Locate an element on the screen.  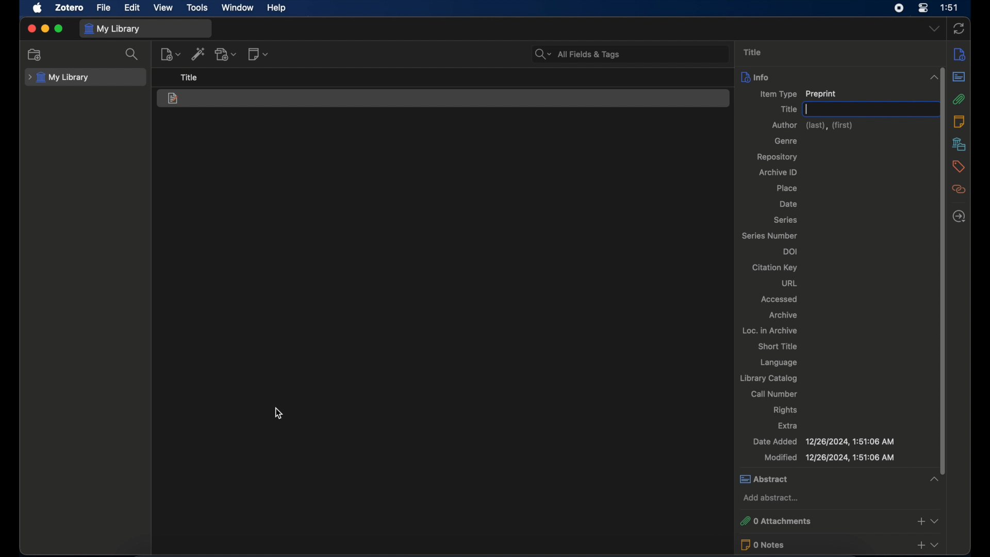
window is located at coordinates (238, 8).